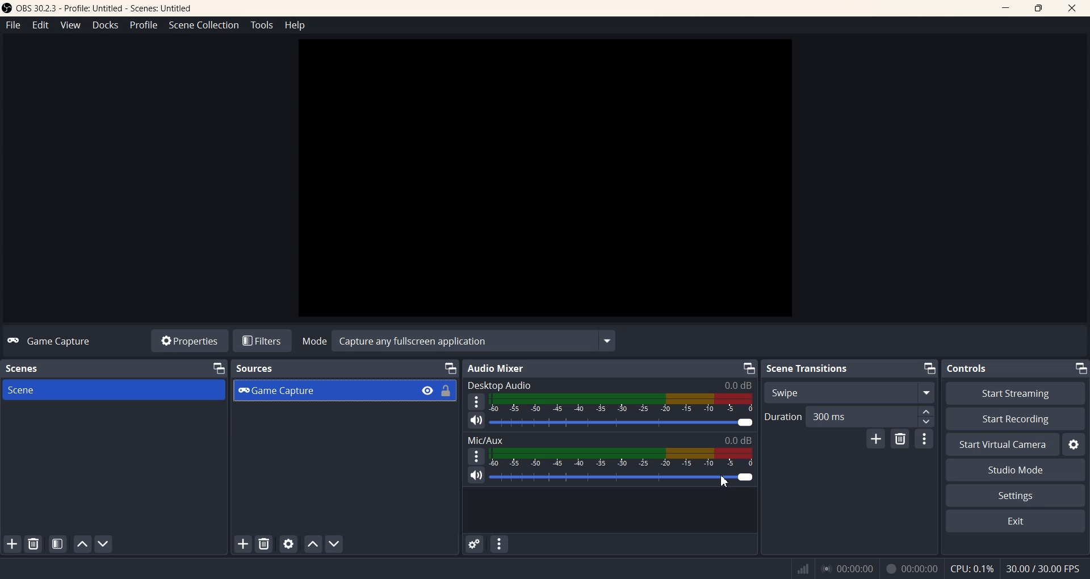 This screenshot has height=579, width=1090. What do you see at coordinates (473, 544) in the screenshot?
I see `Advanced Audio properties` at bounding box center [473, 544].